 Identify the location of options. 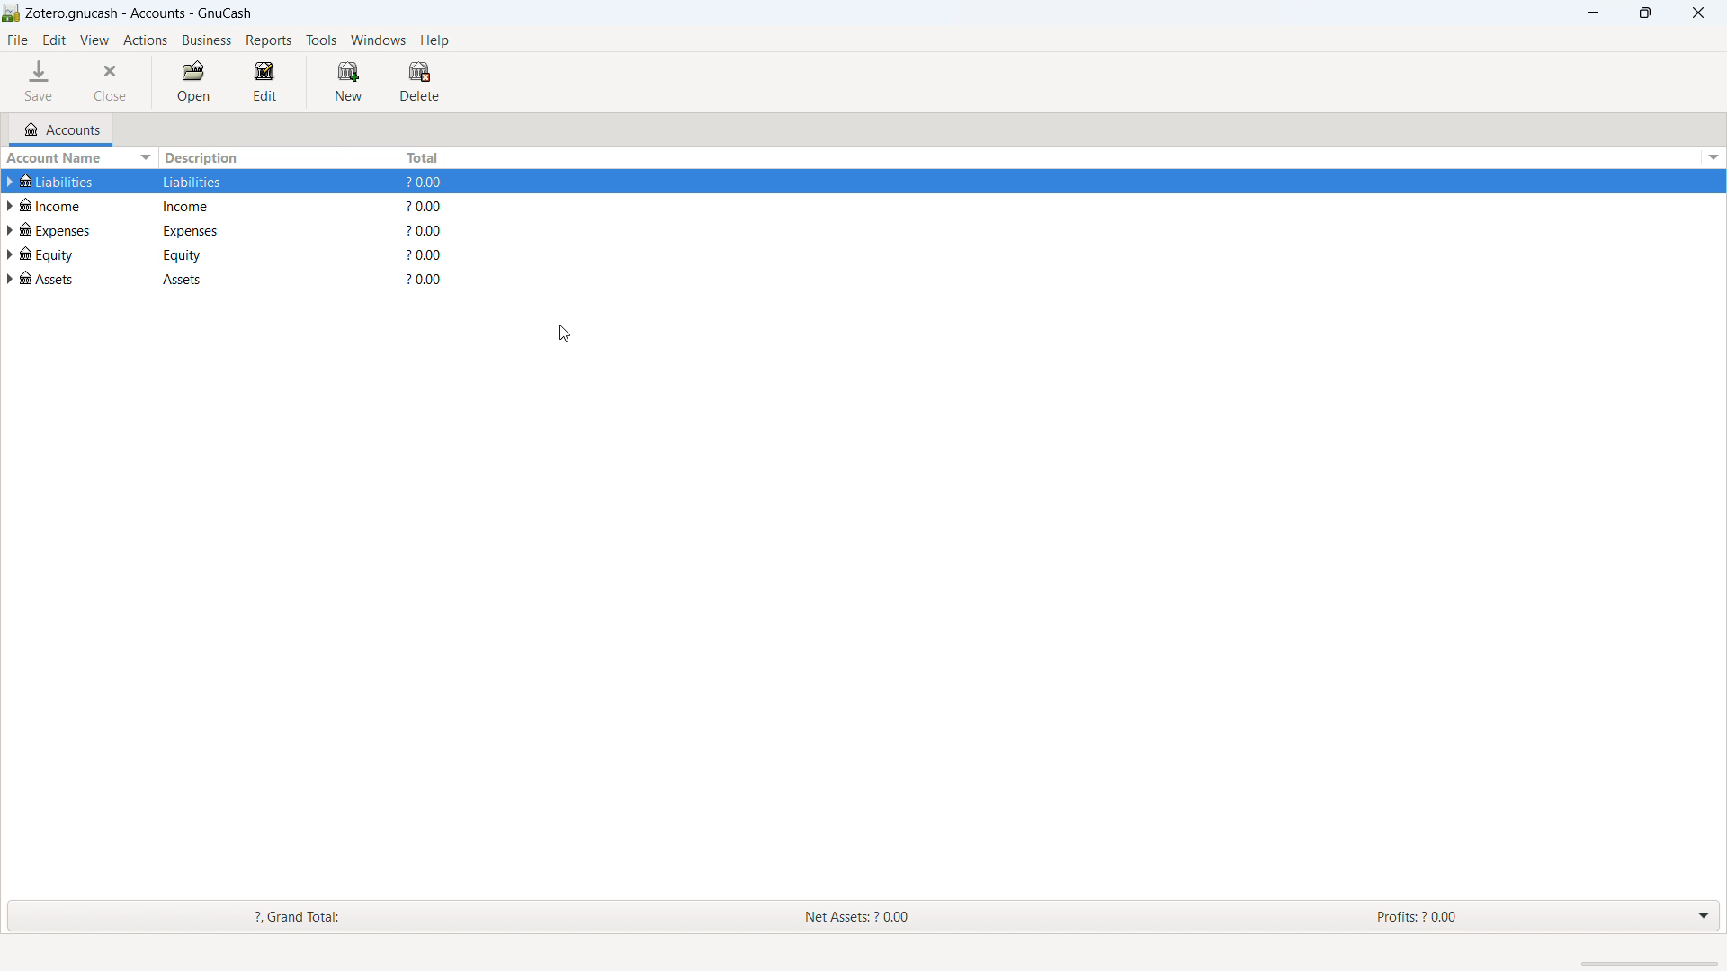
(1711, 157).